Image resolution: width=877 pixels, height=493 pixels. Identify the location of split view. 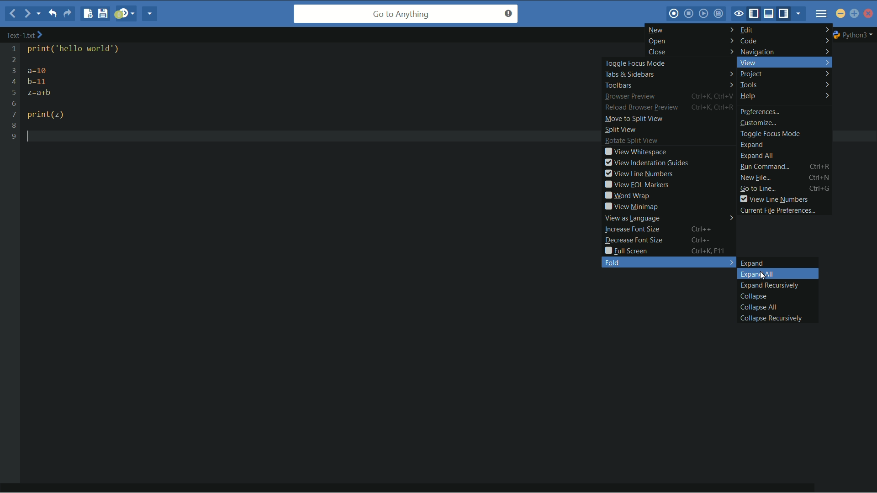
(621, 131).